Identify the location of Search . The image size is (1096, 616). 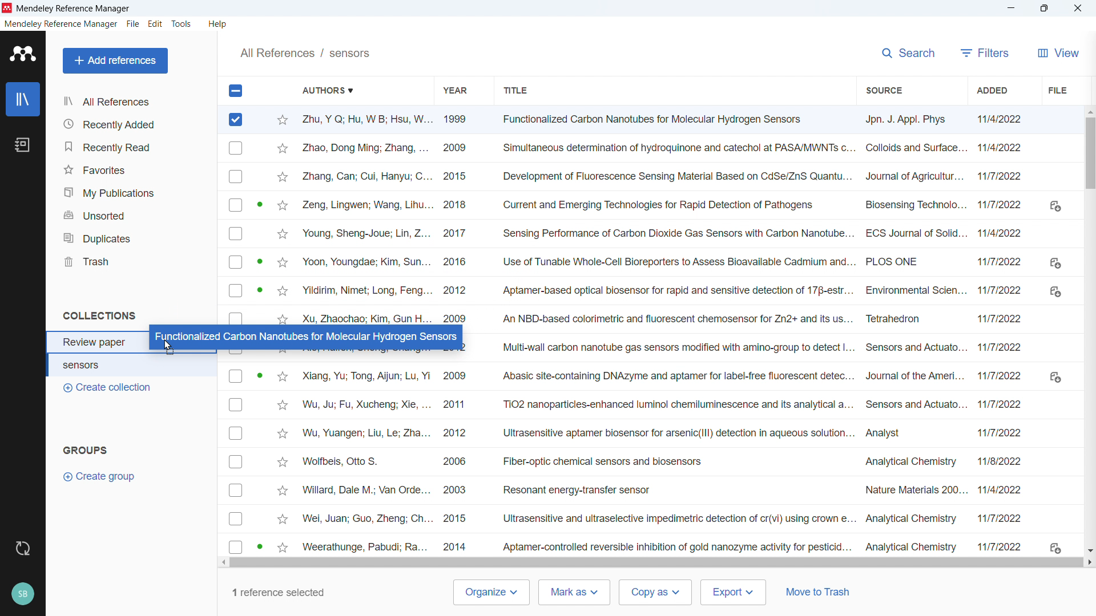
(908, 53).